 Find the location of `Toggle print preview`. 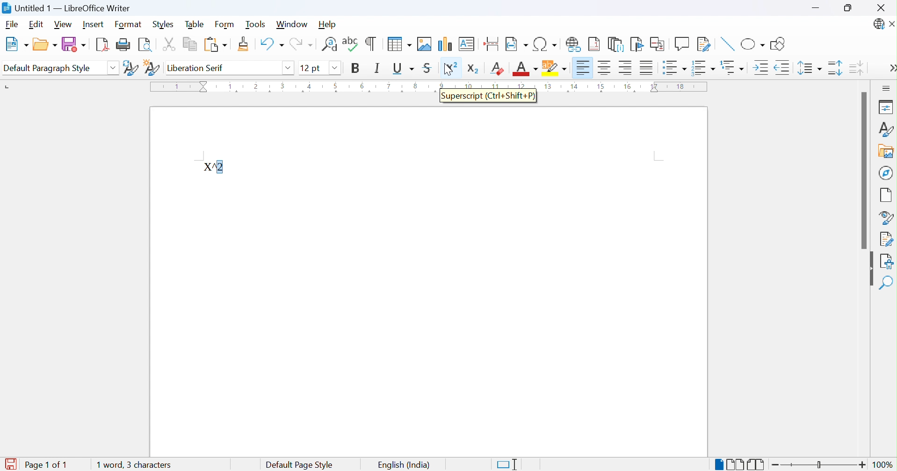

Toggle print preview is located at coordinates (145, 46).